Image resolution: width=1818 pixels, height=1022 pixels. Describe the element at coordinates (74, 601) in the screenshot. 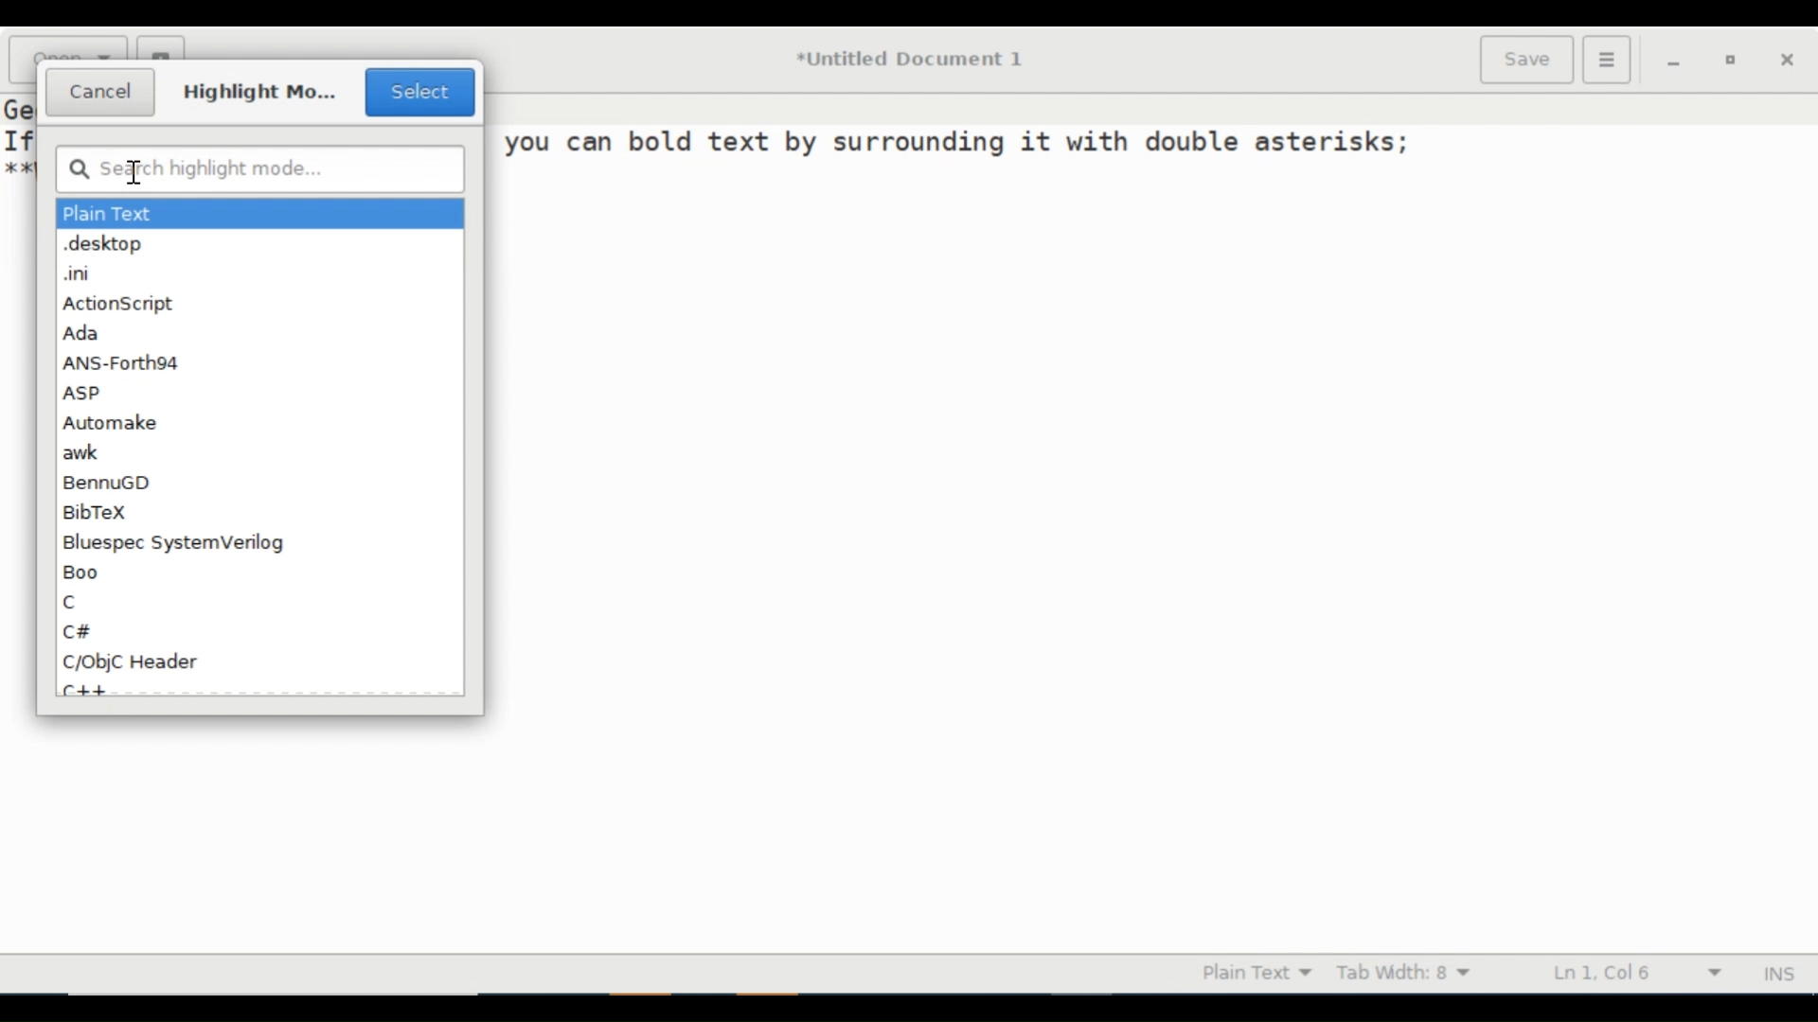

I see `C` at that location.